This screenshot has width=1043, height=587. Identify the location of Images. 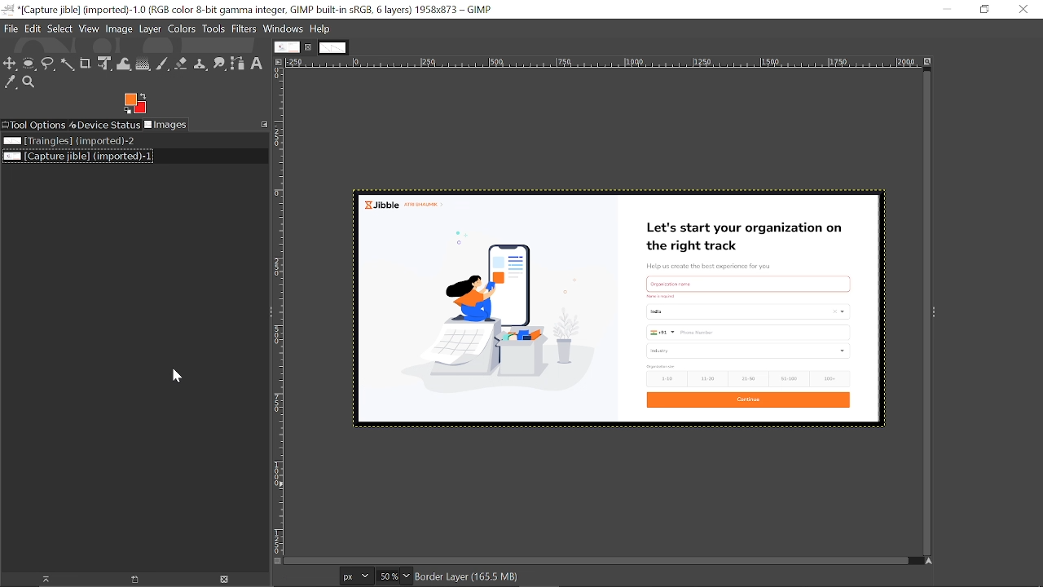
(167, 125).